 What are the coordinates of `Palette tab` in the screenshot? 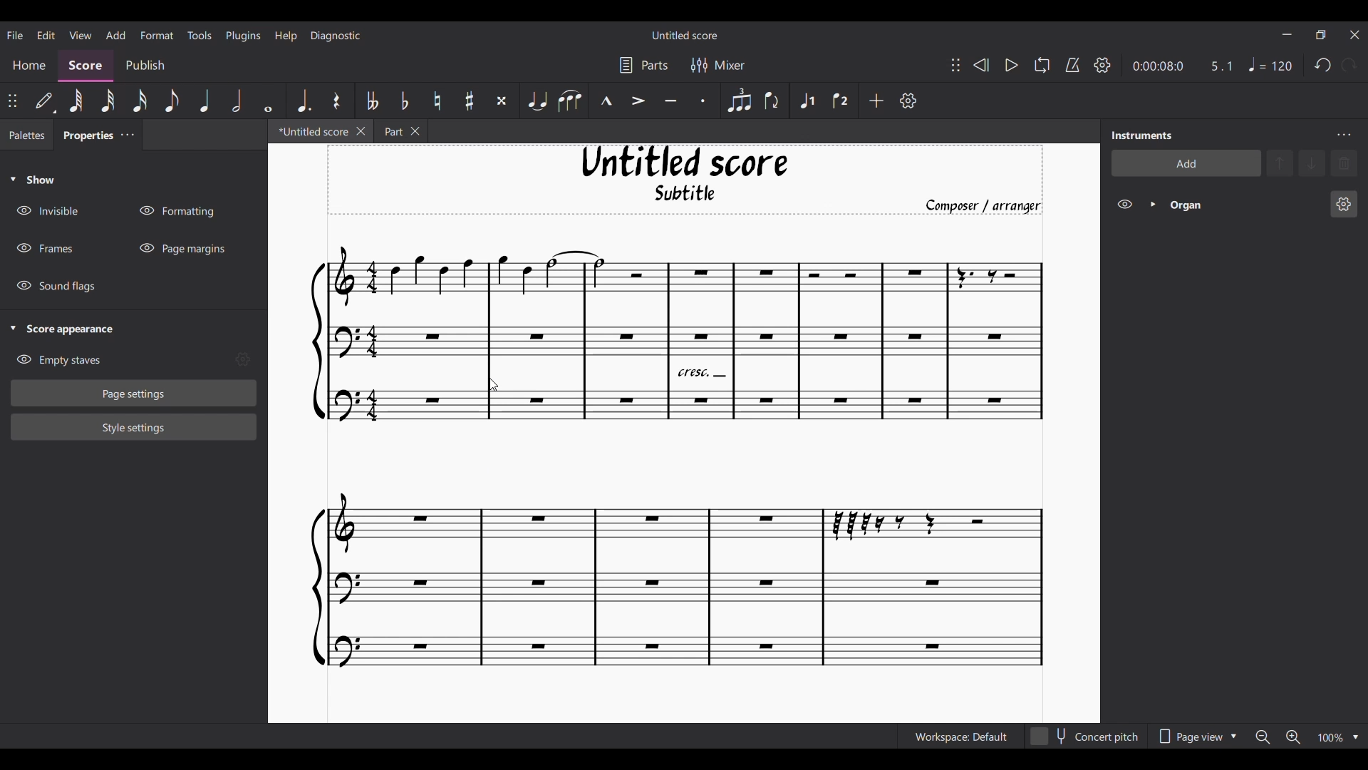 It's located at (25, 135).